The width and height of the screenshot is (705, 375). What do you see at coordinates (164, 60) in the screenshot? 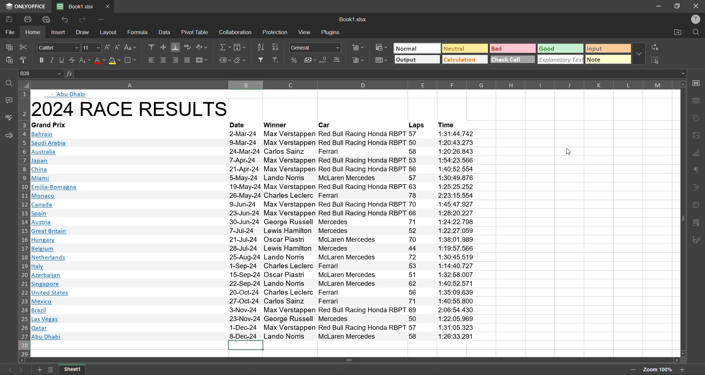
I see `align center` at bounding box center [164, 60].